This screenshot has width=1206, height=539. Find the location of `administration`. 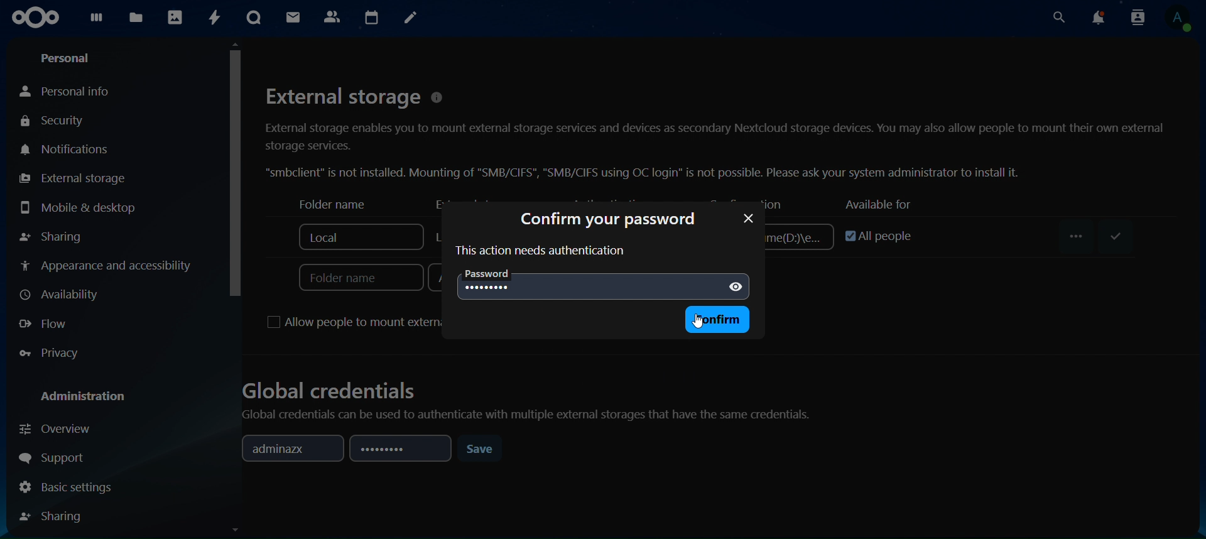

administration is located at coordinates (84, 398).